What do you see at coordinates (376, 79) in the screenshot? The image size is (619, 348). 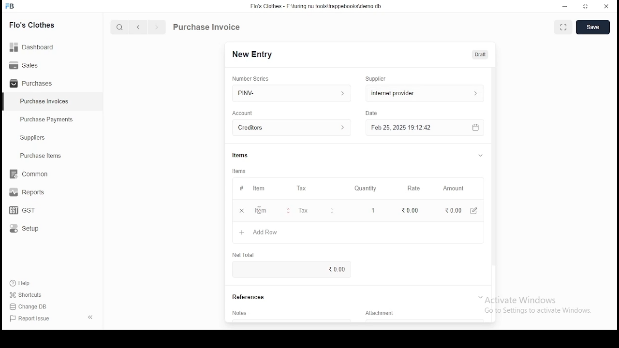 I see `Supplier` at bounding box center [376, 79].